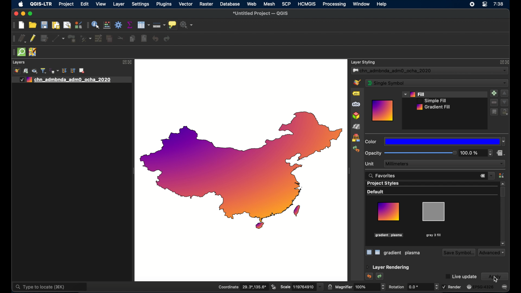 The height and width of the screenshot is (293, 521). What do you see at coordinates (96, 25) in the screenshot?
I see `identify feature` at bounding box center [96, 25].